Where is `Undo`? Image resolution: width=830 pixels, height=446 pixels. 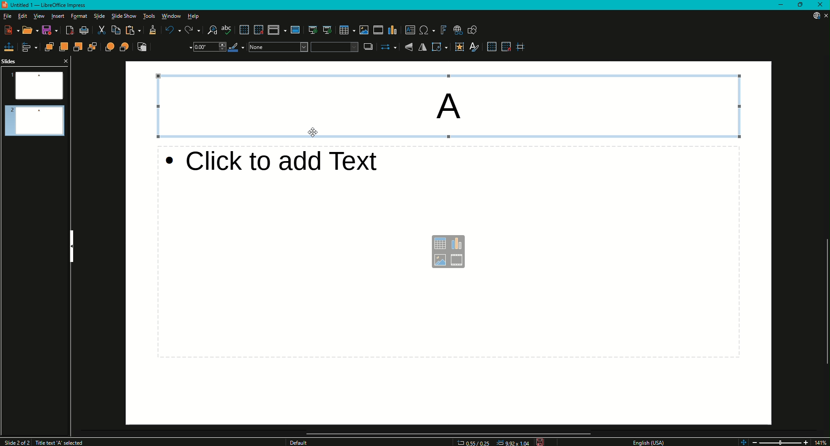 Undo is located at coordinates (171, 30).